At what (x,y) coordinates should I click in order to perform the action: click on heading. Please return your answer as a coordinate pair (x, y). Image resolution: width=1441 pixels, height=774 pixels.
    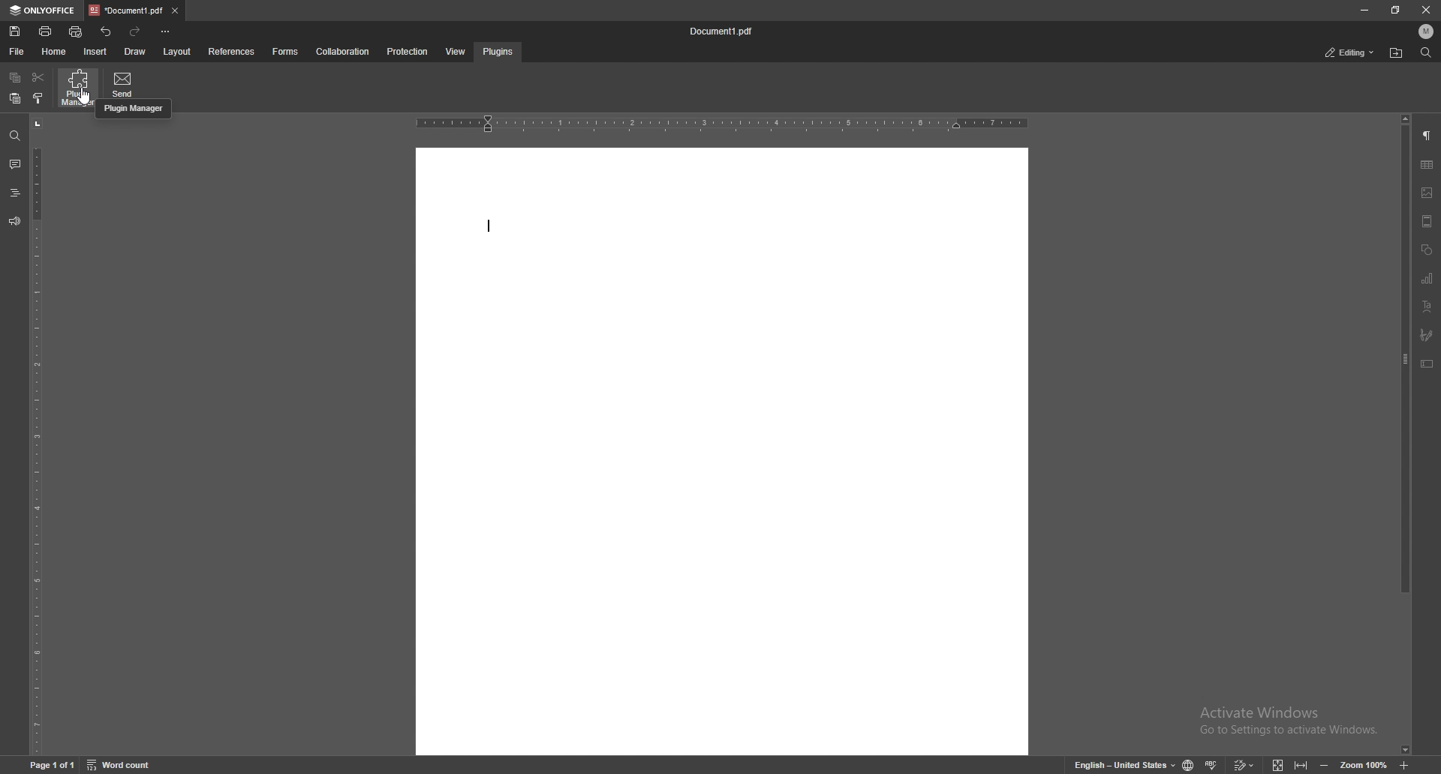
    Looking at the image, I should click on (16, 193).